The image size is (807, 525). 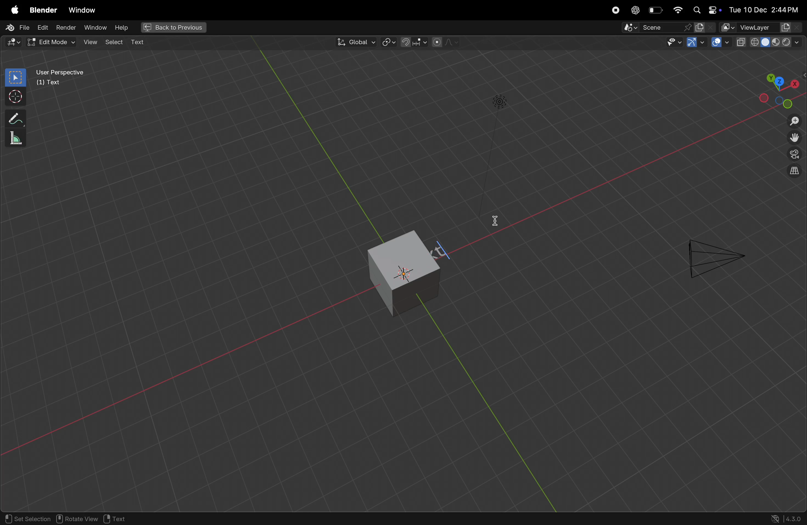 What do you see at coordinates (781, 89) in the screenshot?
I see `view point` at bounding box center [781, 89].